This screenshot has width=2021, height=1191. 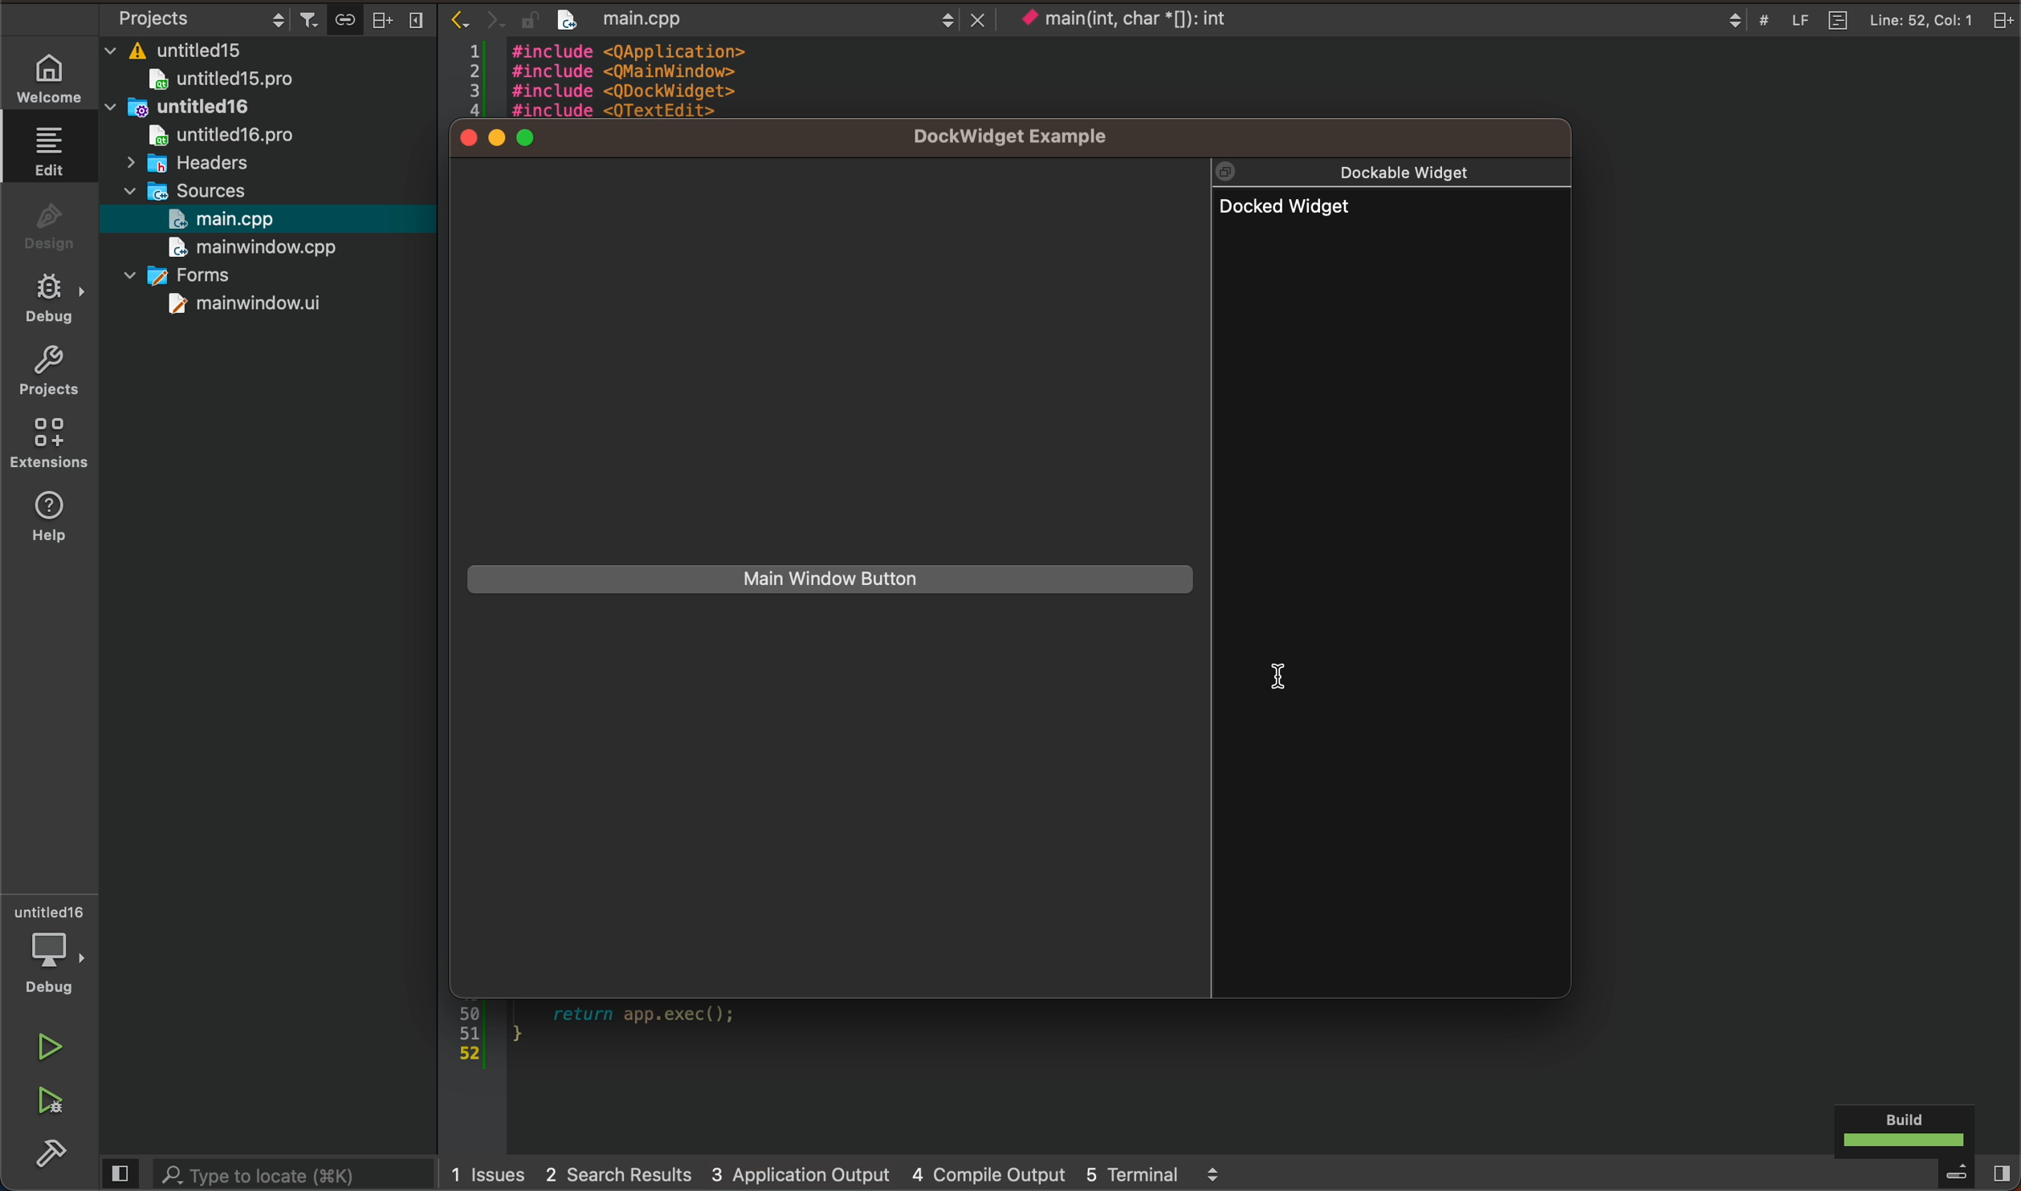 I want to click on logs, so click(x=851, y=1175).